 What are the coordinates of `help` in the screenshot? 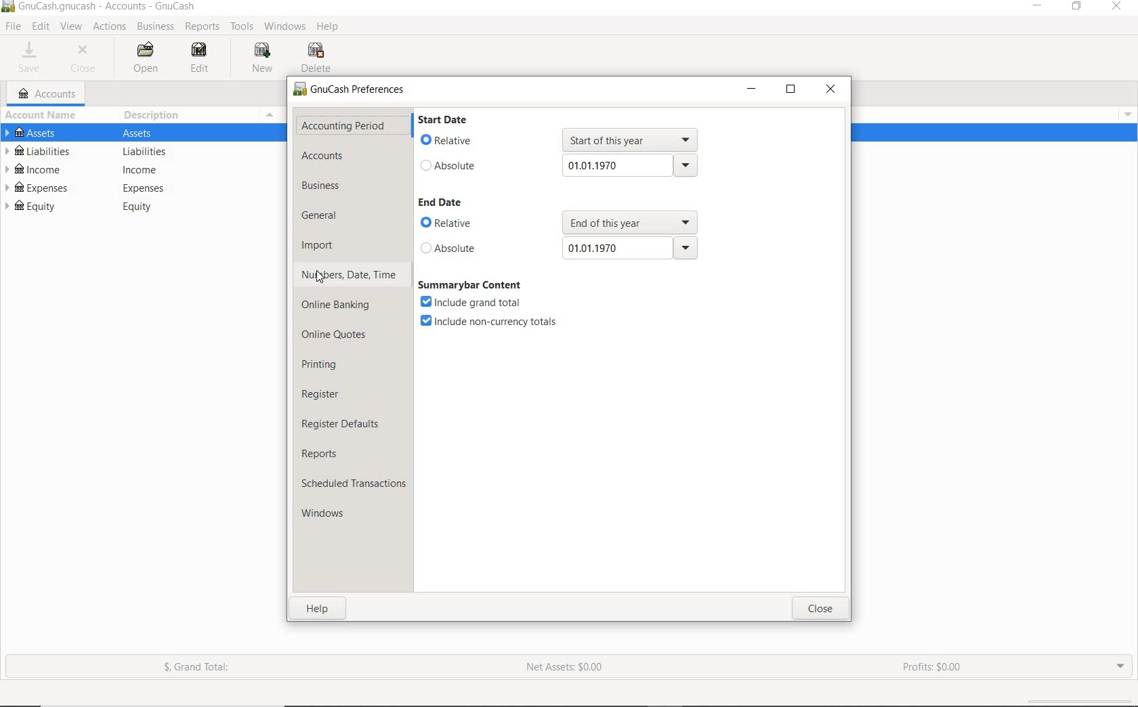 It's located at (320, 608).